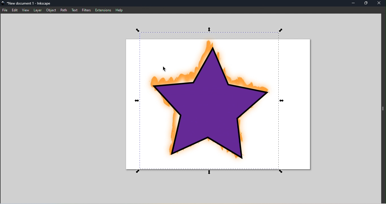  I want to click on toggle command panel, so click(383, 108).